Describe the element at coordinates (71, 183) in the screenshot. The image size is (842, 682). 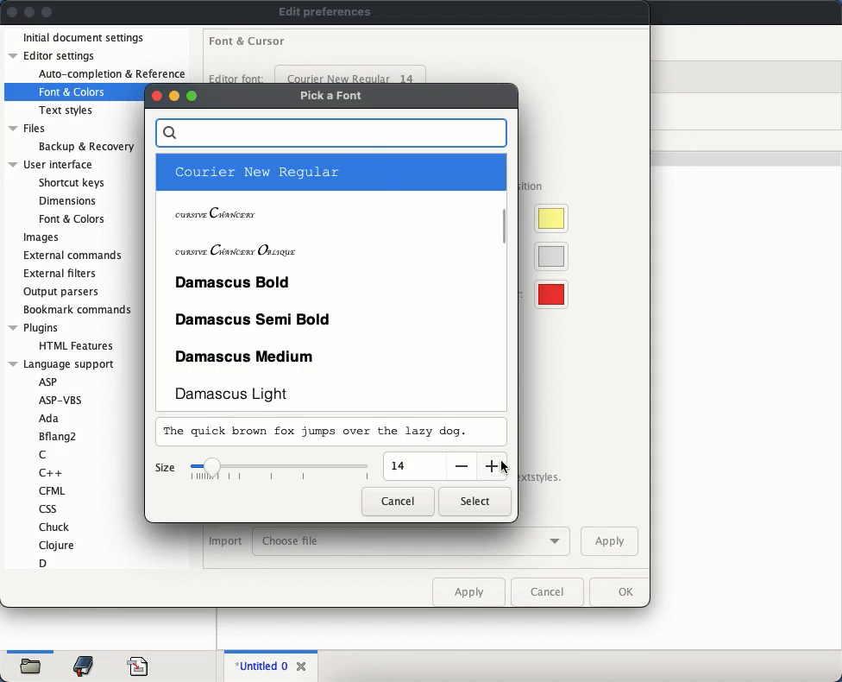
I see `shortcut keys` at that location.